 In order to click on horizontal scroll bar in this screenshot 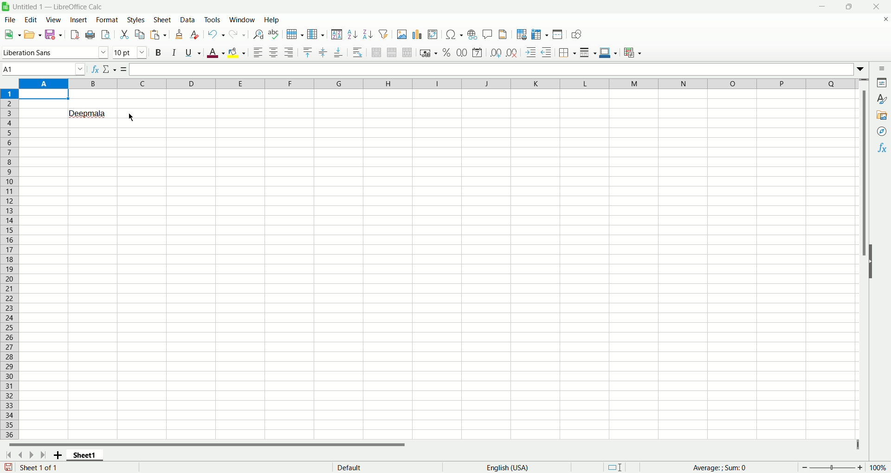, I will do `click(430, 447)`.